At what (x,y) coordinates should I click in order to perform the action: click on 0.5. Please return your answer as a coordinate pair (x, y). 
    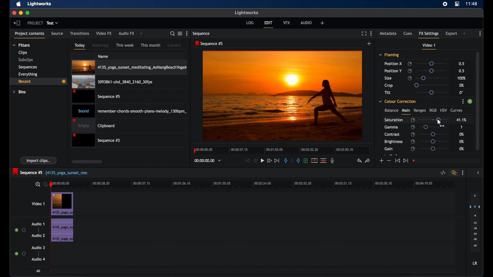
    Looking at the image, I should click on (461, 71).